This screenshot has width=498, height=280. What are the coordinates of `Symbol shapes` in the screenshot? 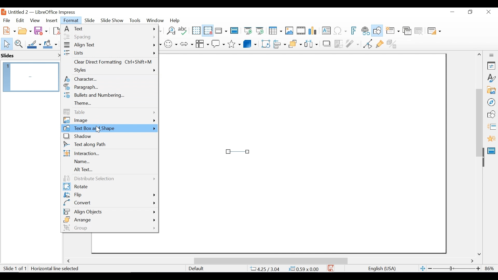 It's located at (171, 43).